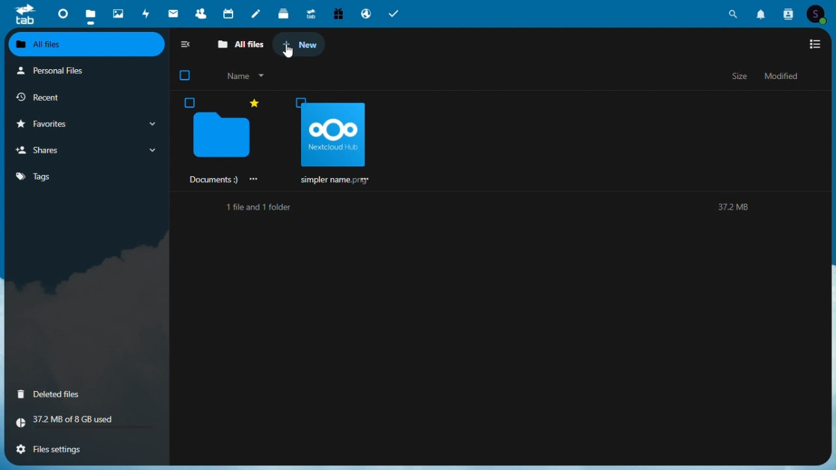 The width and height of the screenshot is (836, 470). I want to click on Dashboard, so click(61, 14).